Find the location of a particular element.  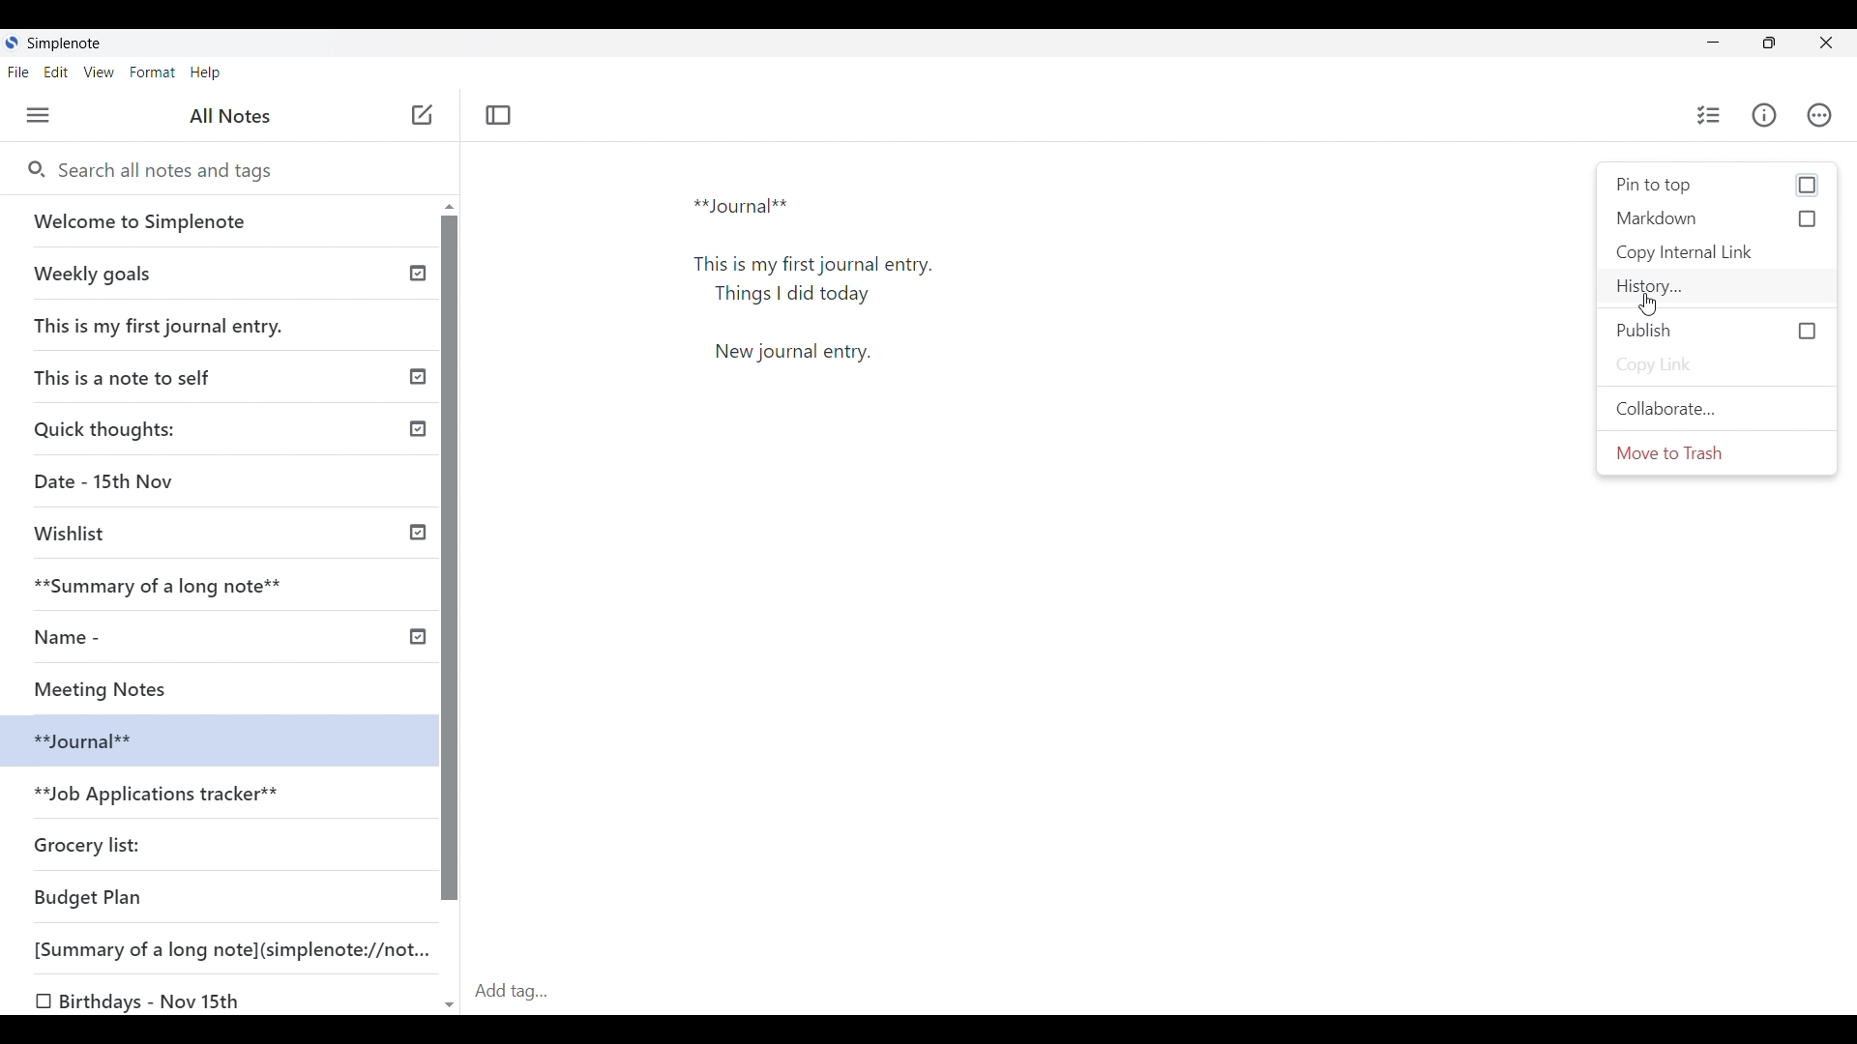

This is my first journal entry. is located at coordinates (161, 325).